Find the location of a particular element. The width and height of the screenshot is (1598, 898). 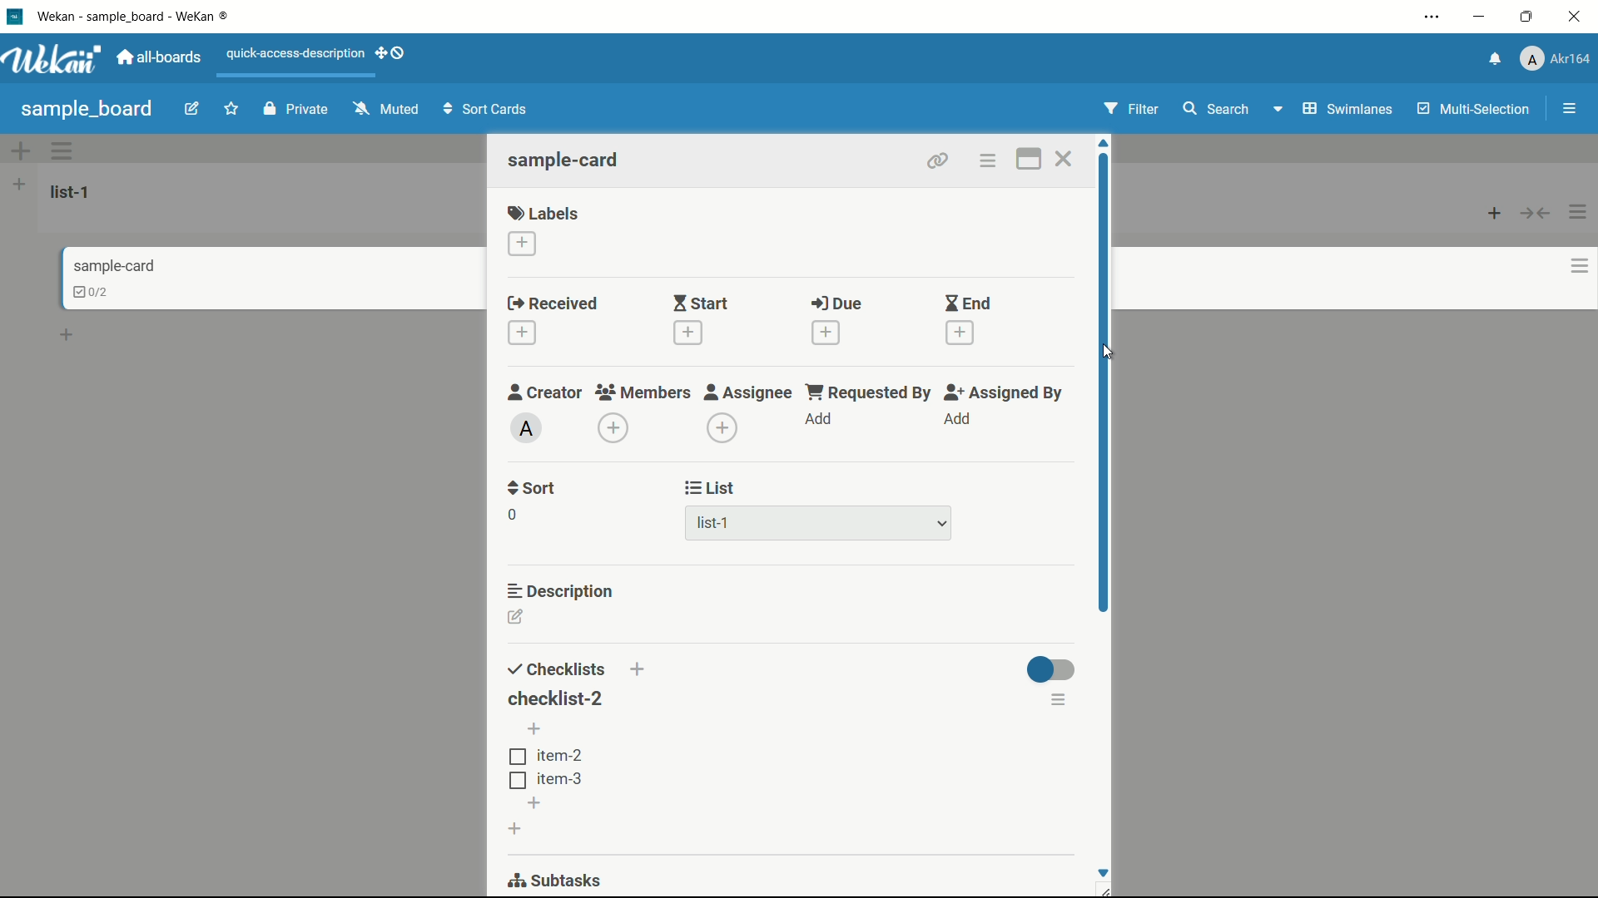

start is located at coordinates (697, 304).